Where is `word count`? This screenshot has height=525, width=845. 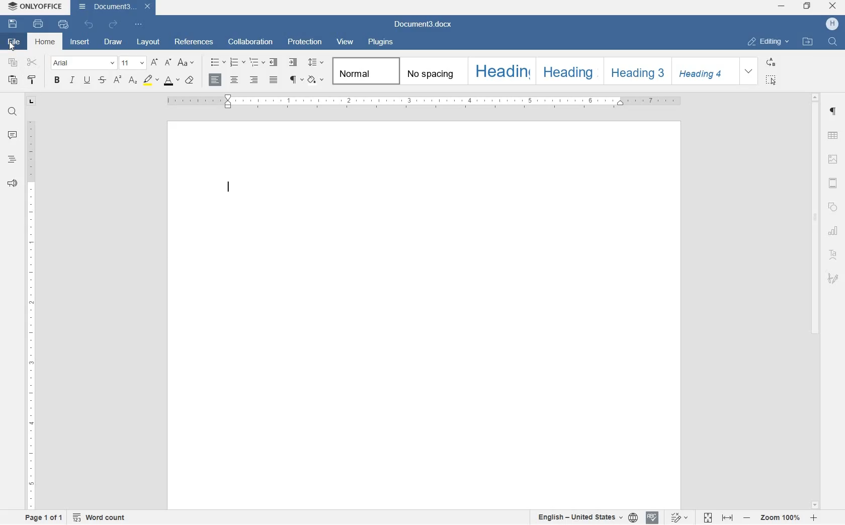 word count is located at coordinates (101, 516).